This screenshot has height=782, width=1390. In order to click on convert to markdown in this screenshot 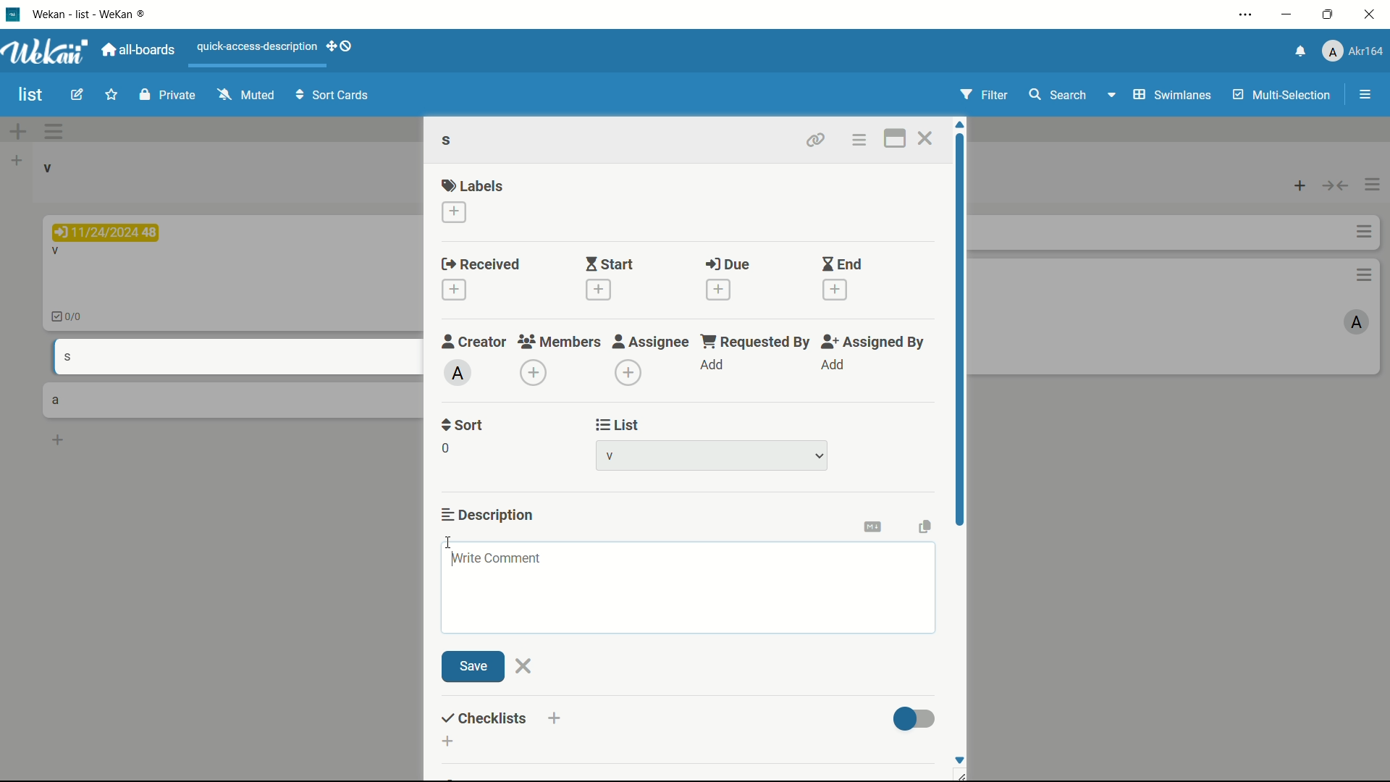, I will do `click(872, 526)`.